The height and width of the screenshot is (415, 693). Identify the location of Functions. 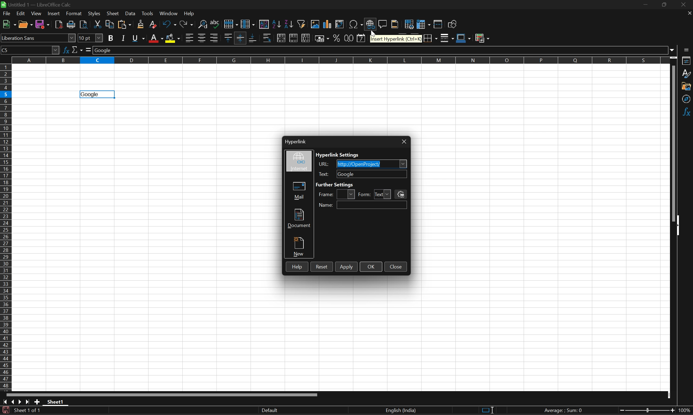
(687, 112).